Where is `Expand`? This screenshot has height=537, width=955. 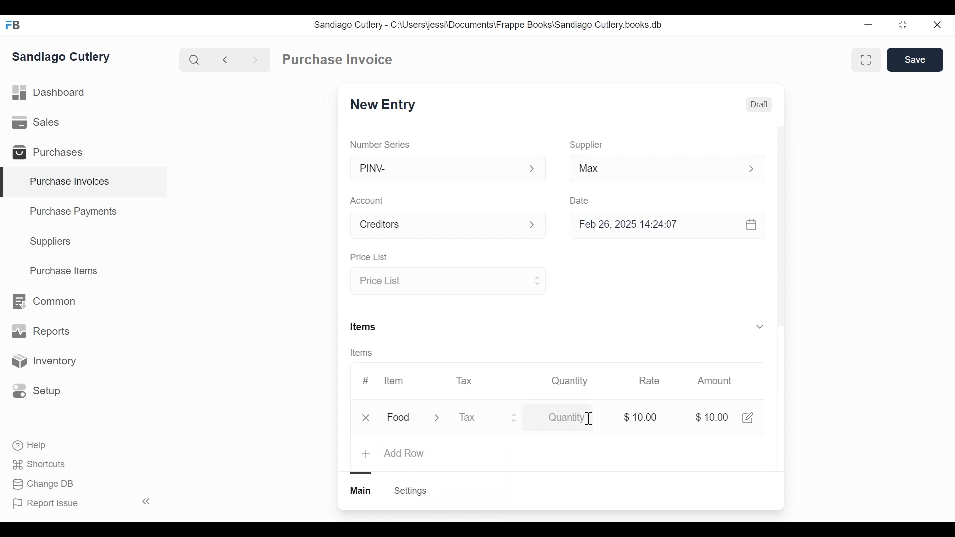
Expand is located at coordinates (443, 418).